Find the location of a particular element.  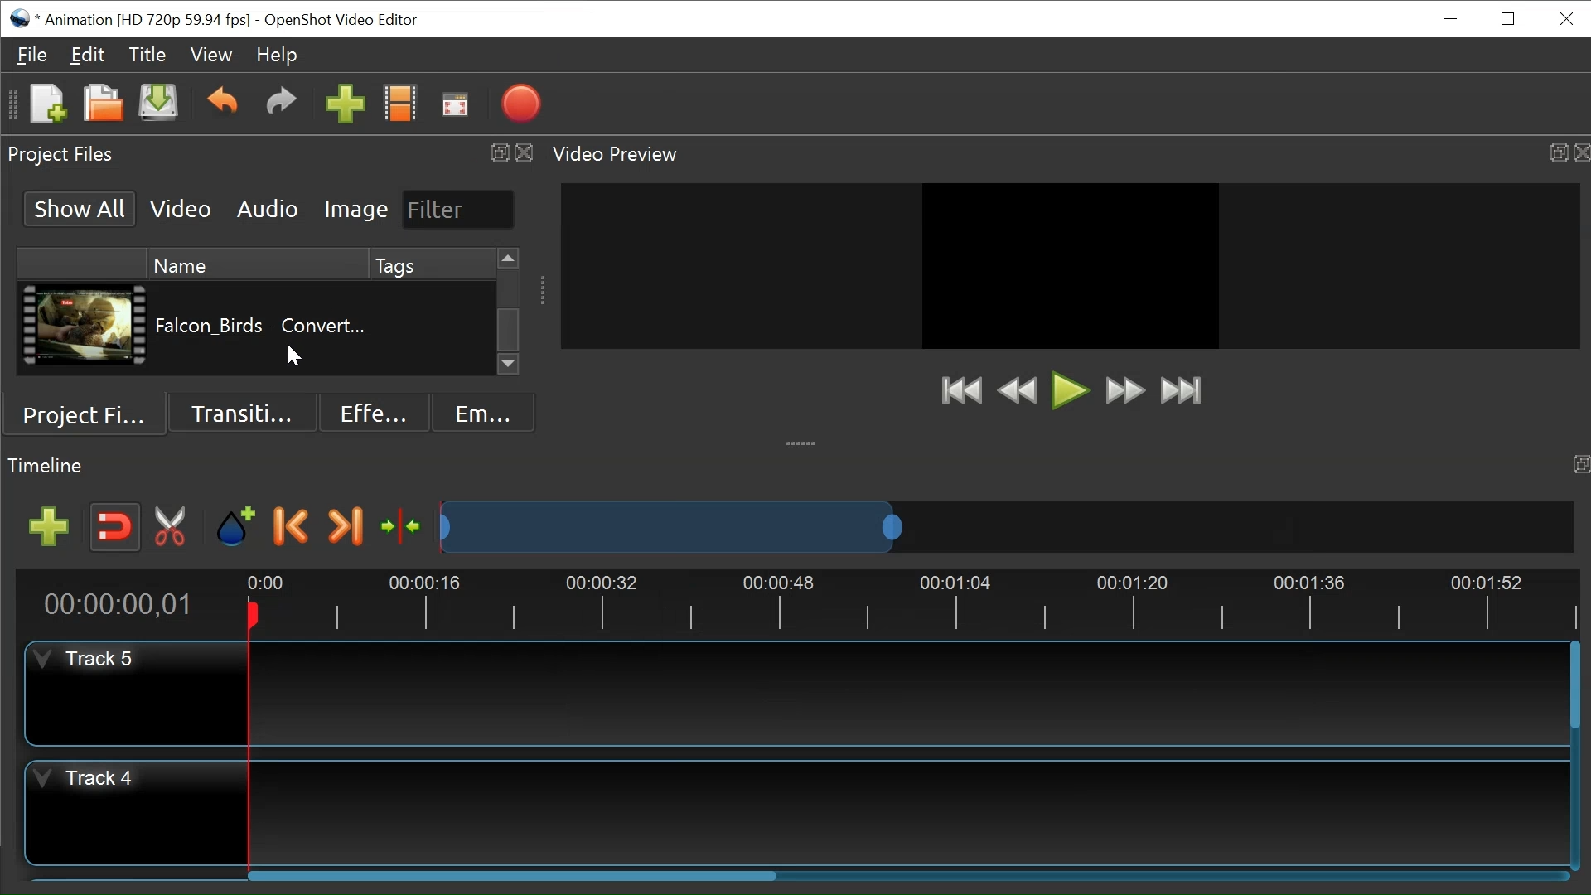

Previous Marker is located at coordinates (292, 525).